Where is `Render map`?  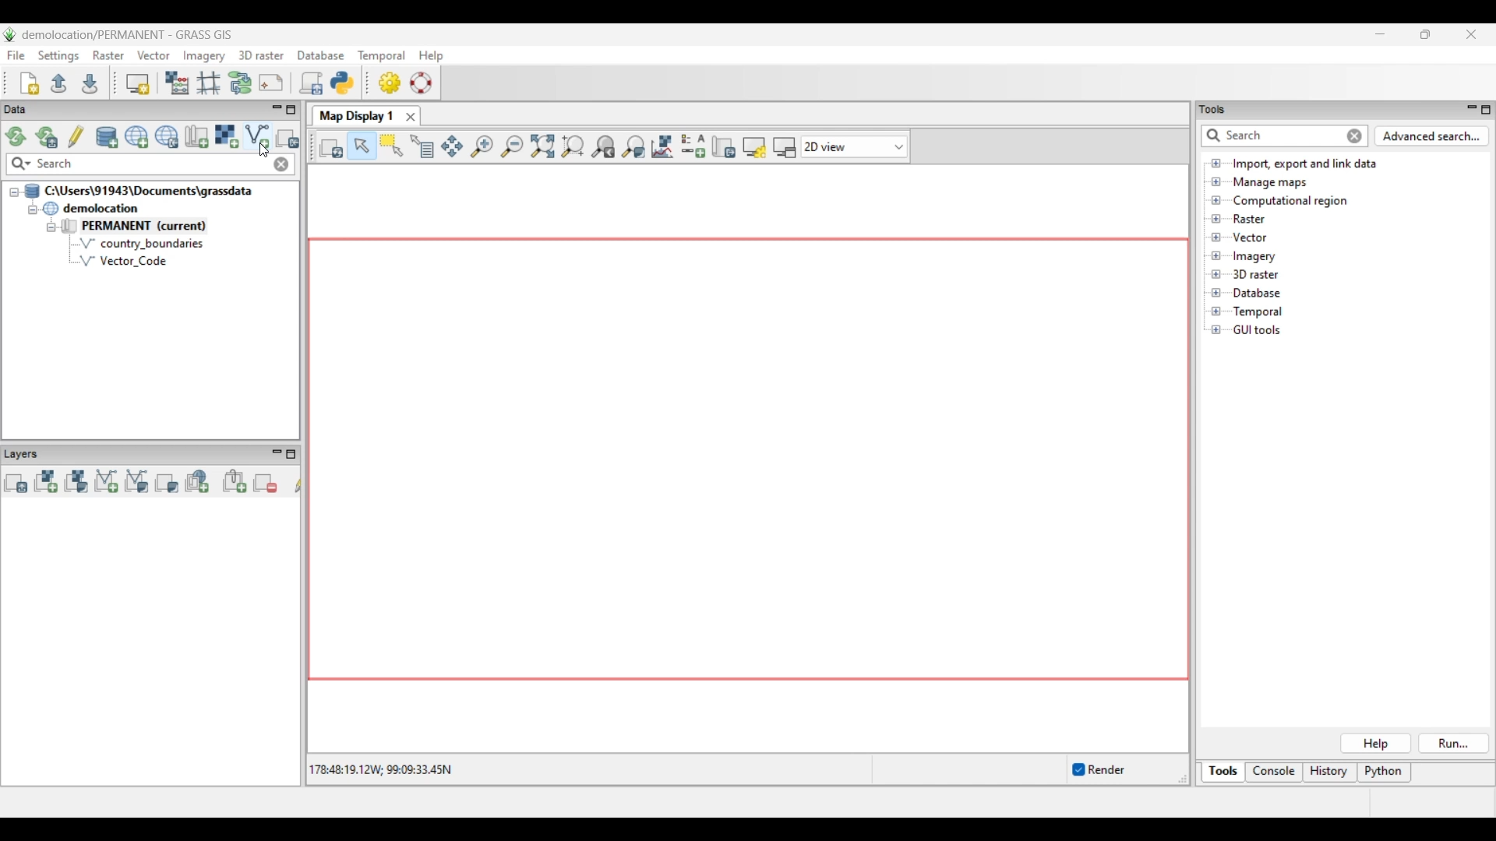
Render map is located at coordinates (330, 147).